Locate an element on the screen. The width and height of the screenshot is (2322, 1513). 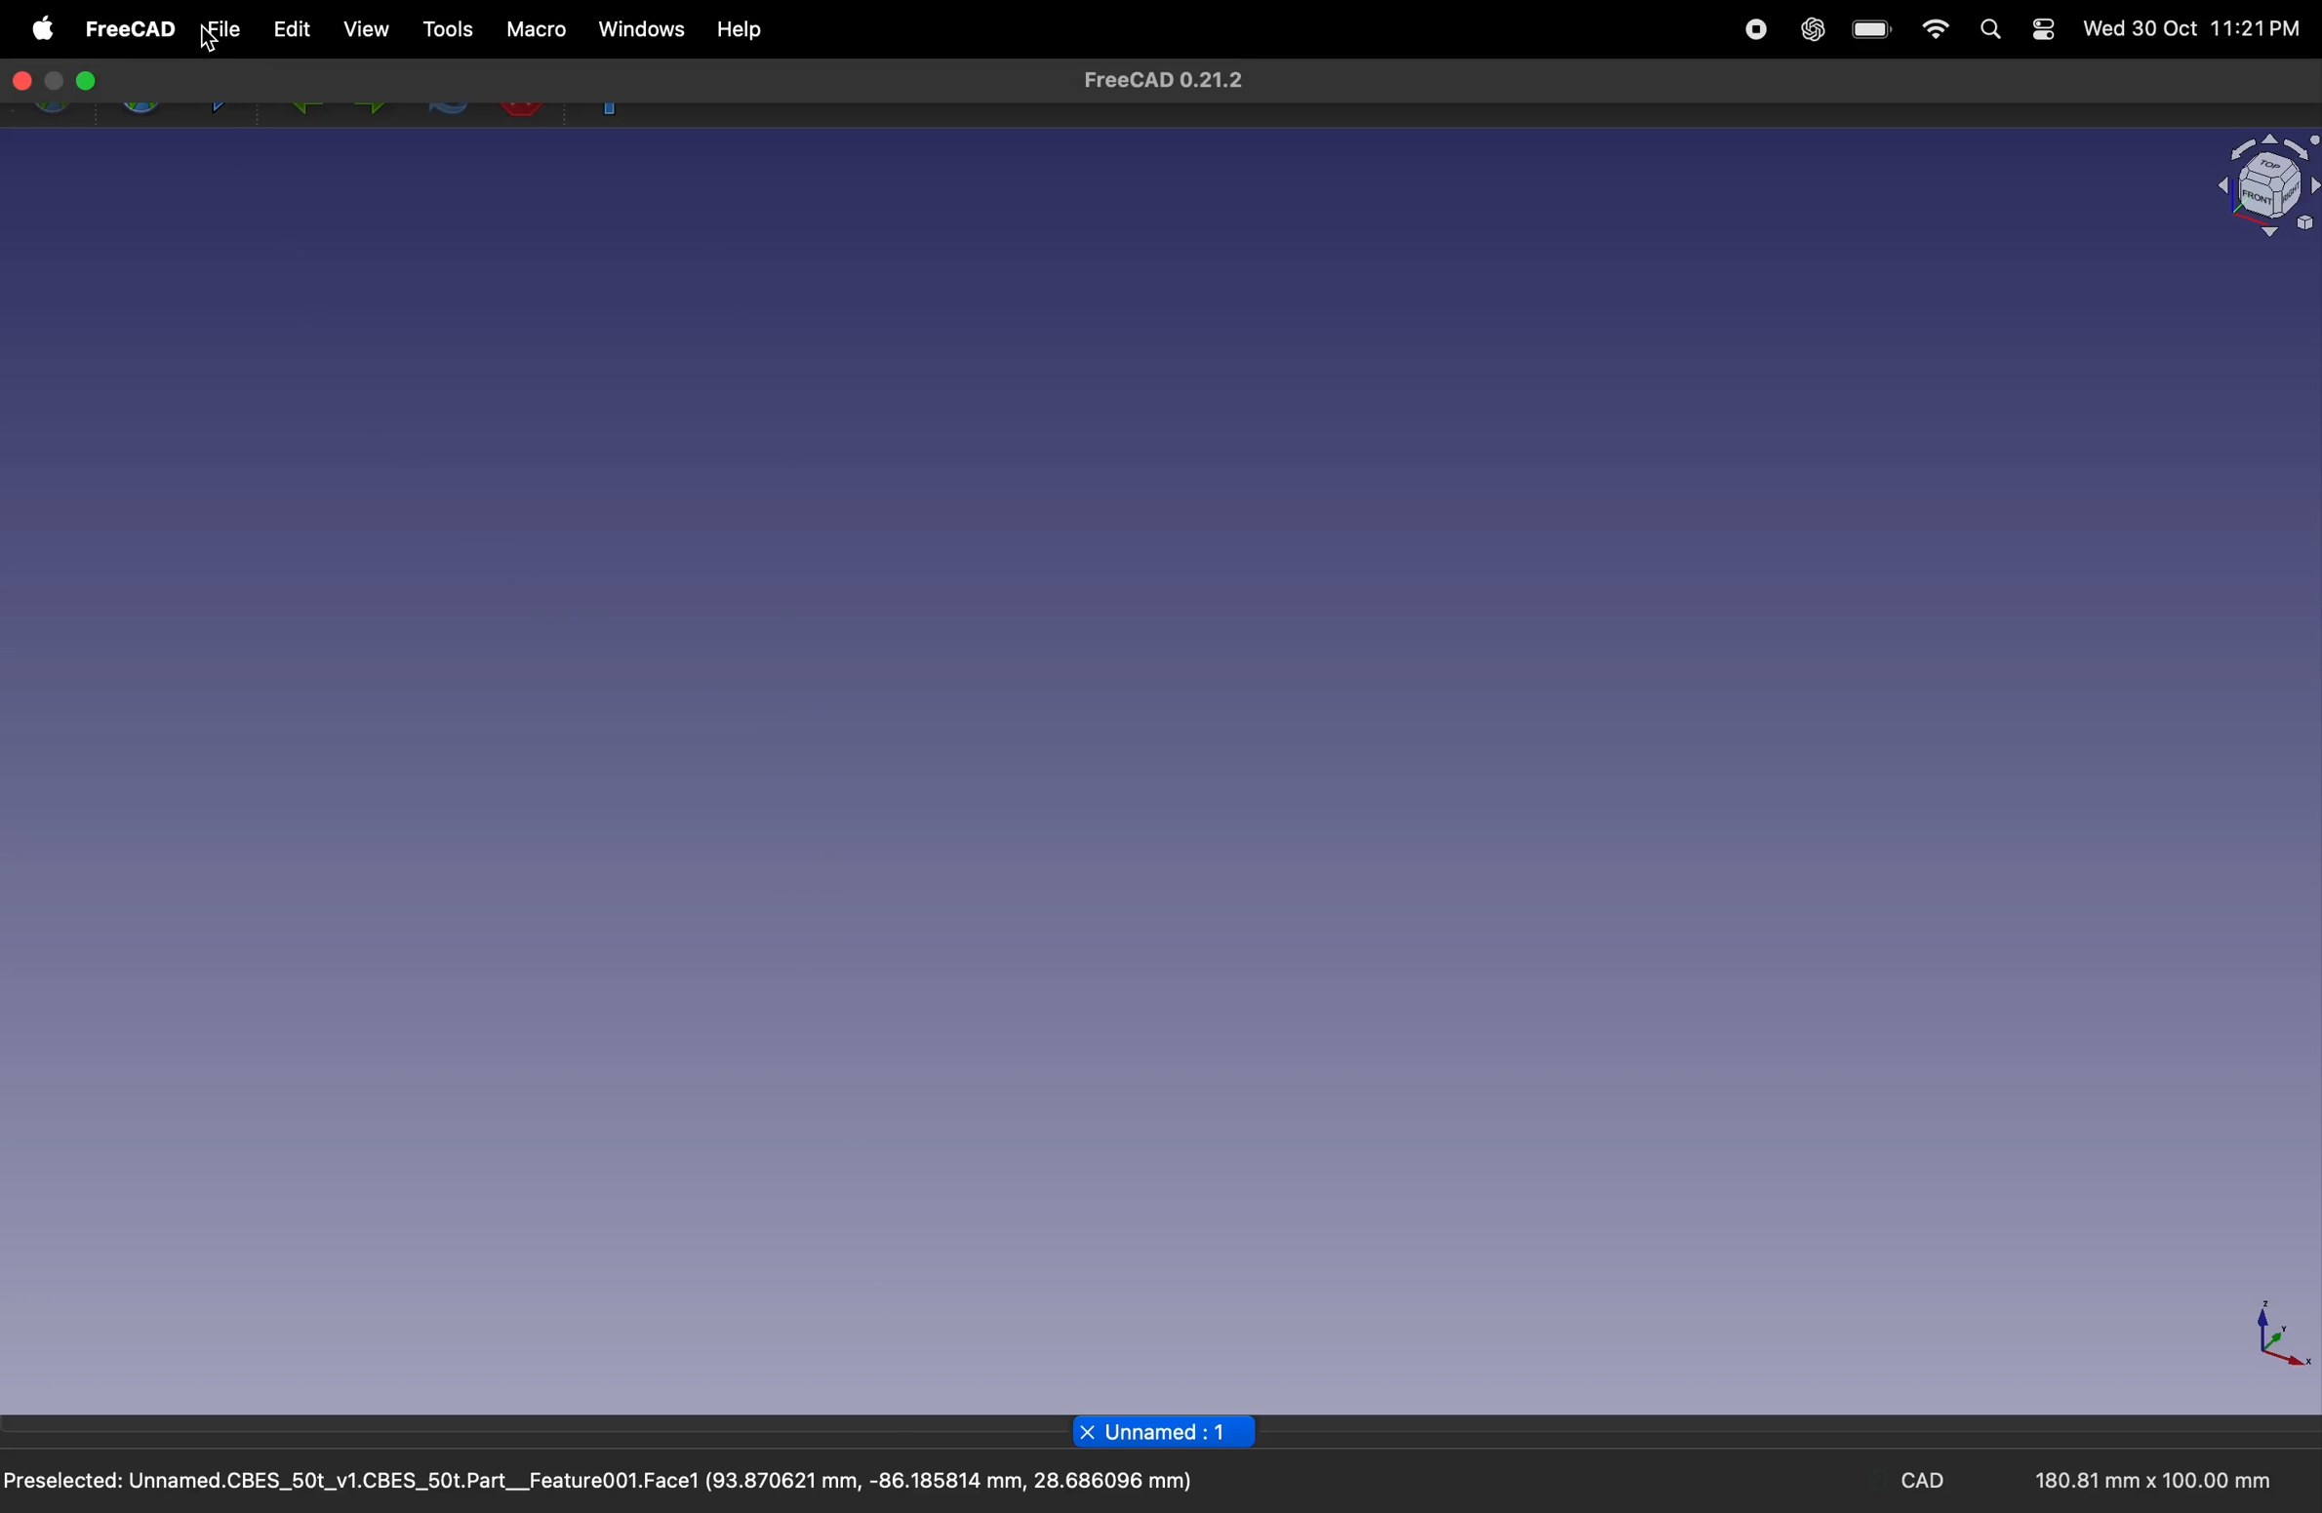
apple menu is located at coordinates (40, 26).